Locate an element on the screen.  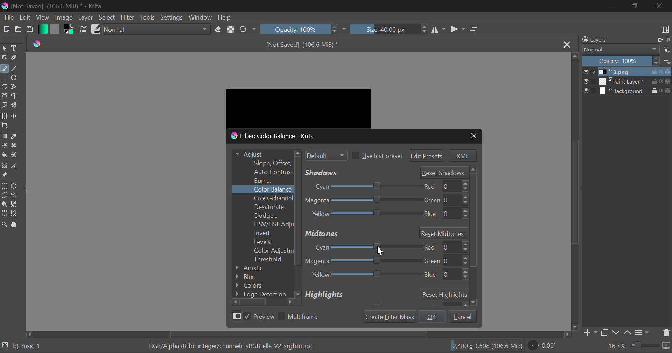
filter is located at coordinates (667, 49).